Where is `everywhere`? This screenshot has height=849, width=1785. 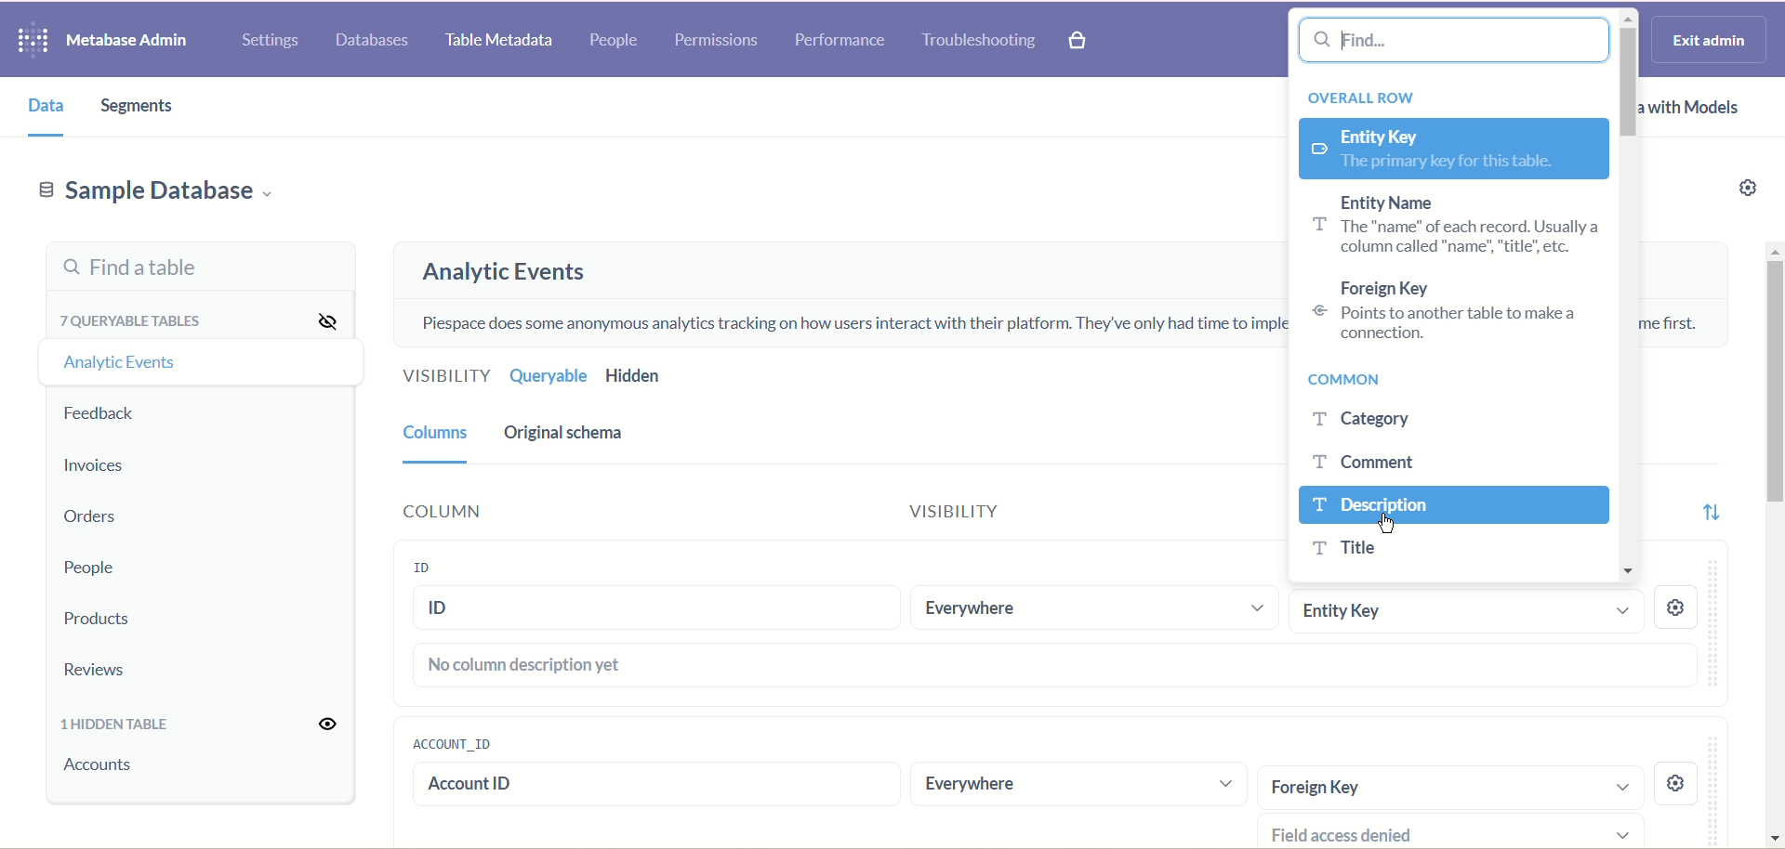
everywhere is located at coordinates (1096, 607).